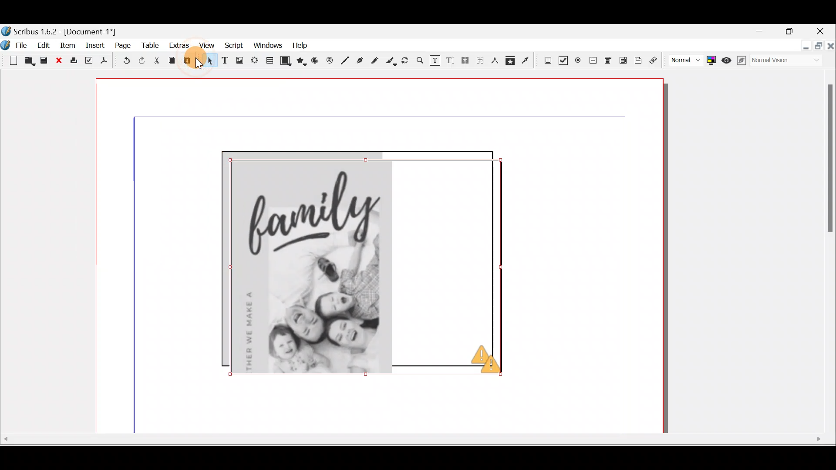 Image resolution: width=836 pixels, height=470 pixels. What do you see at coordinates (377, 60) in the screenshot?
I see `Freehand line` at bounding box center [377, 60].